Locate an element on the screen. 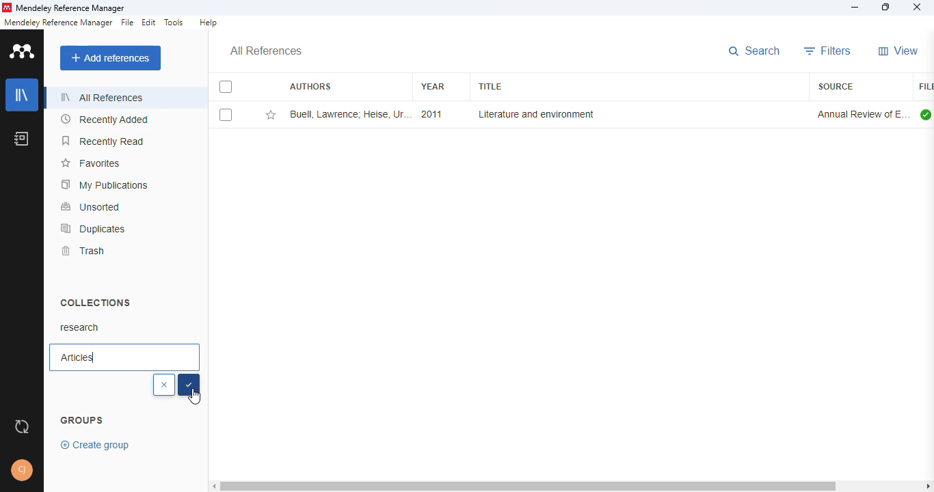  filters is located at coordinates (828, 51).